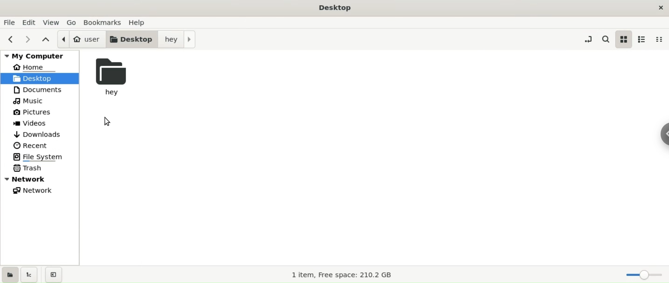 The image size is (669, 283). Describe the element at coordinates (659, 39) in the screenshot. I see `compact view` at that location.